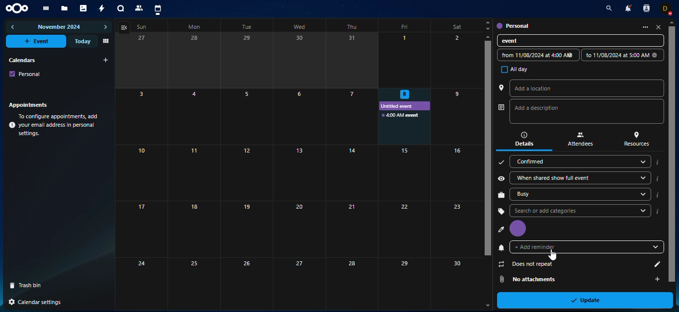 Image resolution: width=679 pixels, height=312 pixels. I want to click on tue, so click(249, 27).